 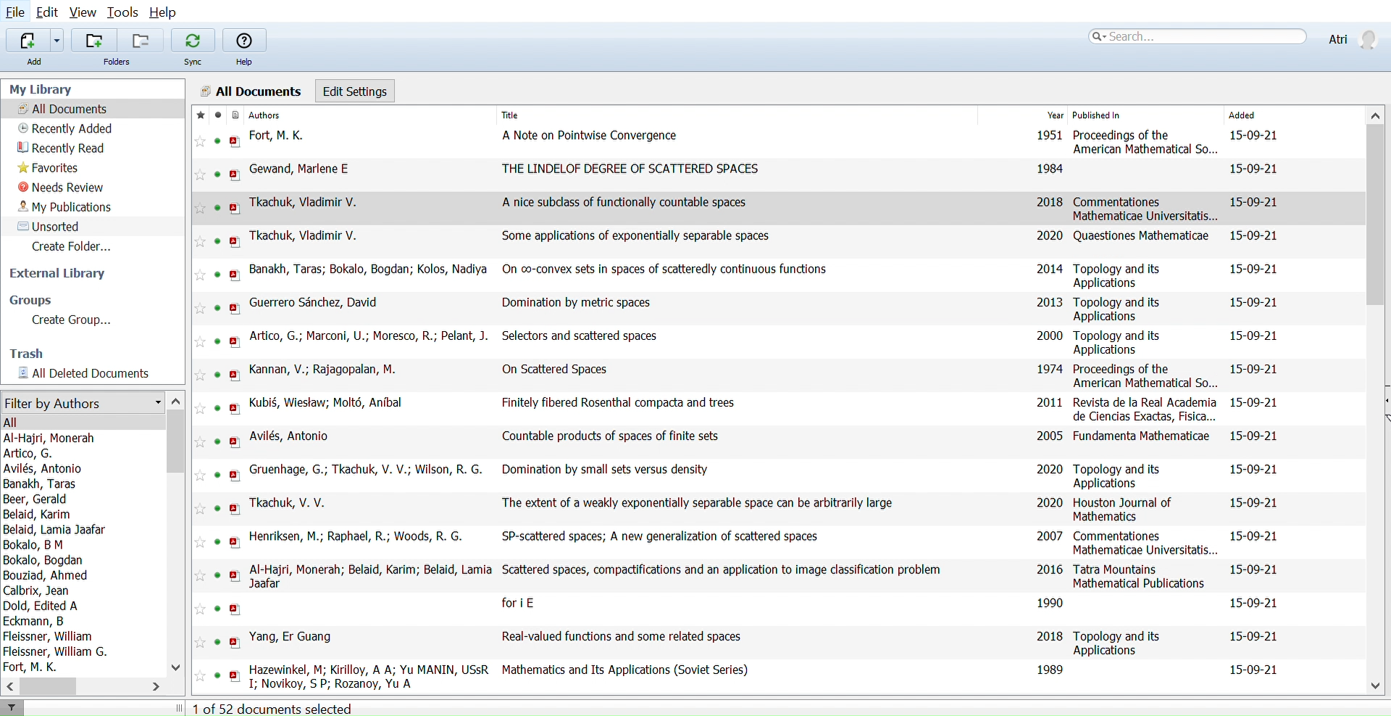 I want to click on 2007, so click(x=1048, y=535).